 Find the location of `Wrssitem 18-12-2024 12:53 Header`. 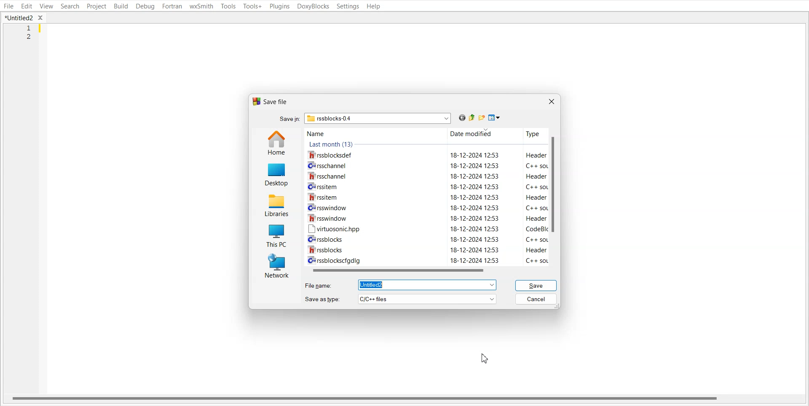

Wrssitem 18-12-2024 12:53 Header is located at coordinates (428, 196).